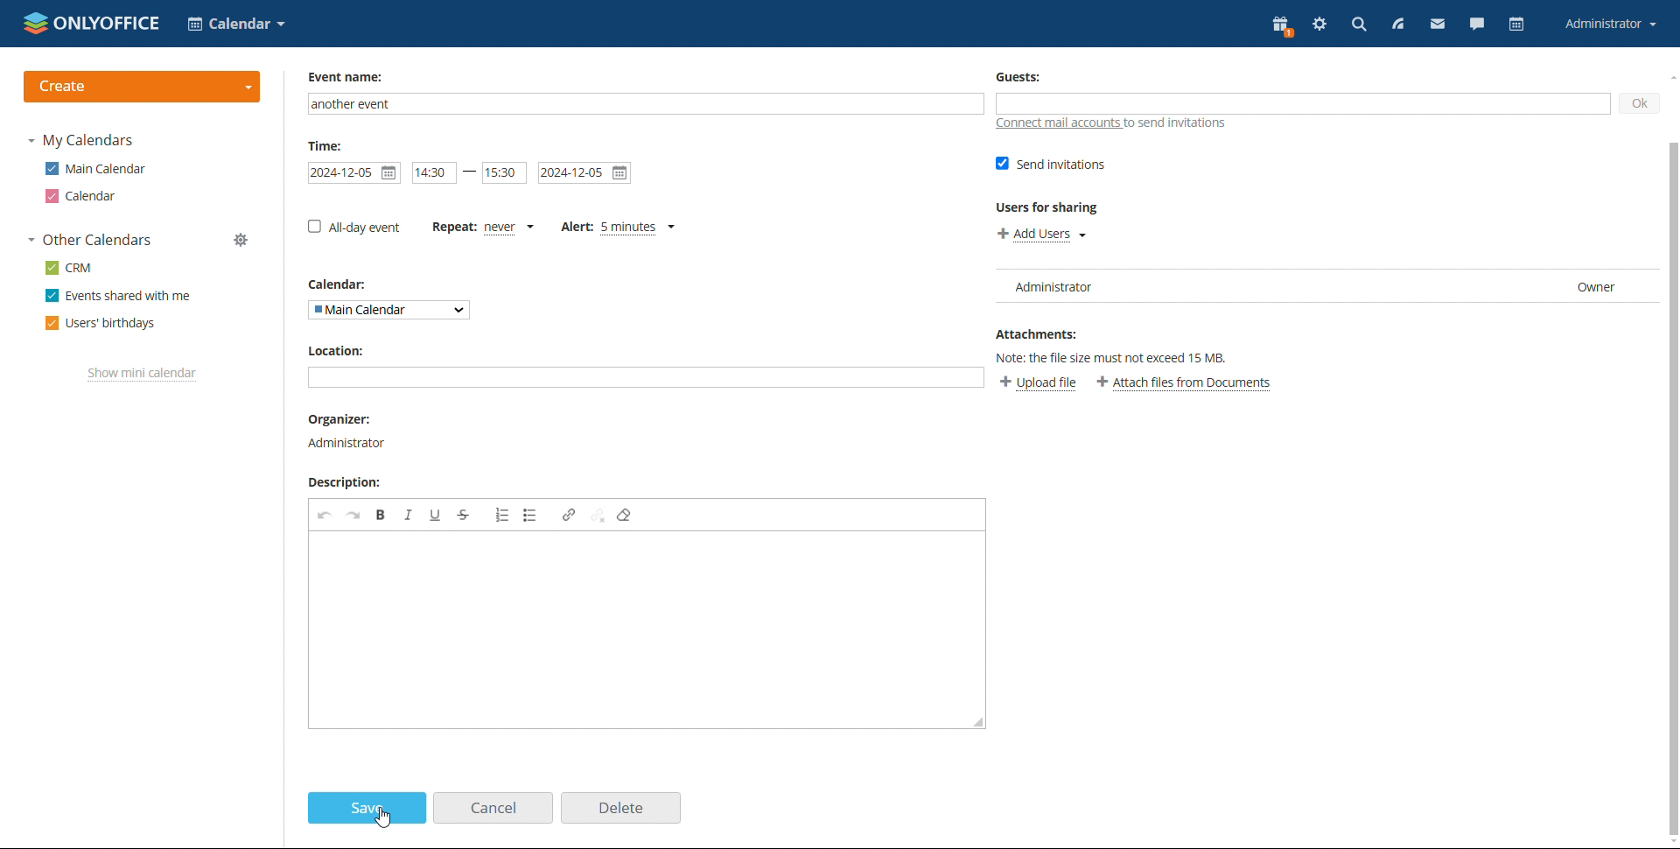  Describe the element at coordinates (569, 515) in the screenshot. I see `link` at that location.